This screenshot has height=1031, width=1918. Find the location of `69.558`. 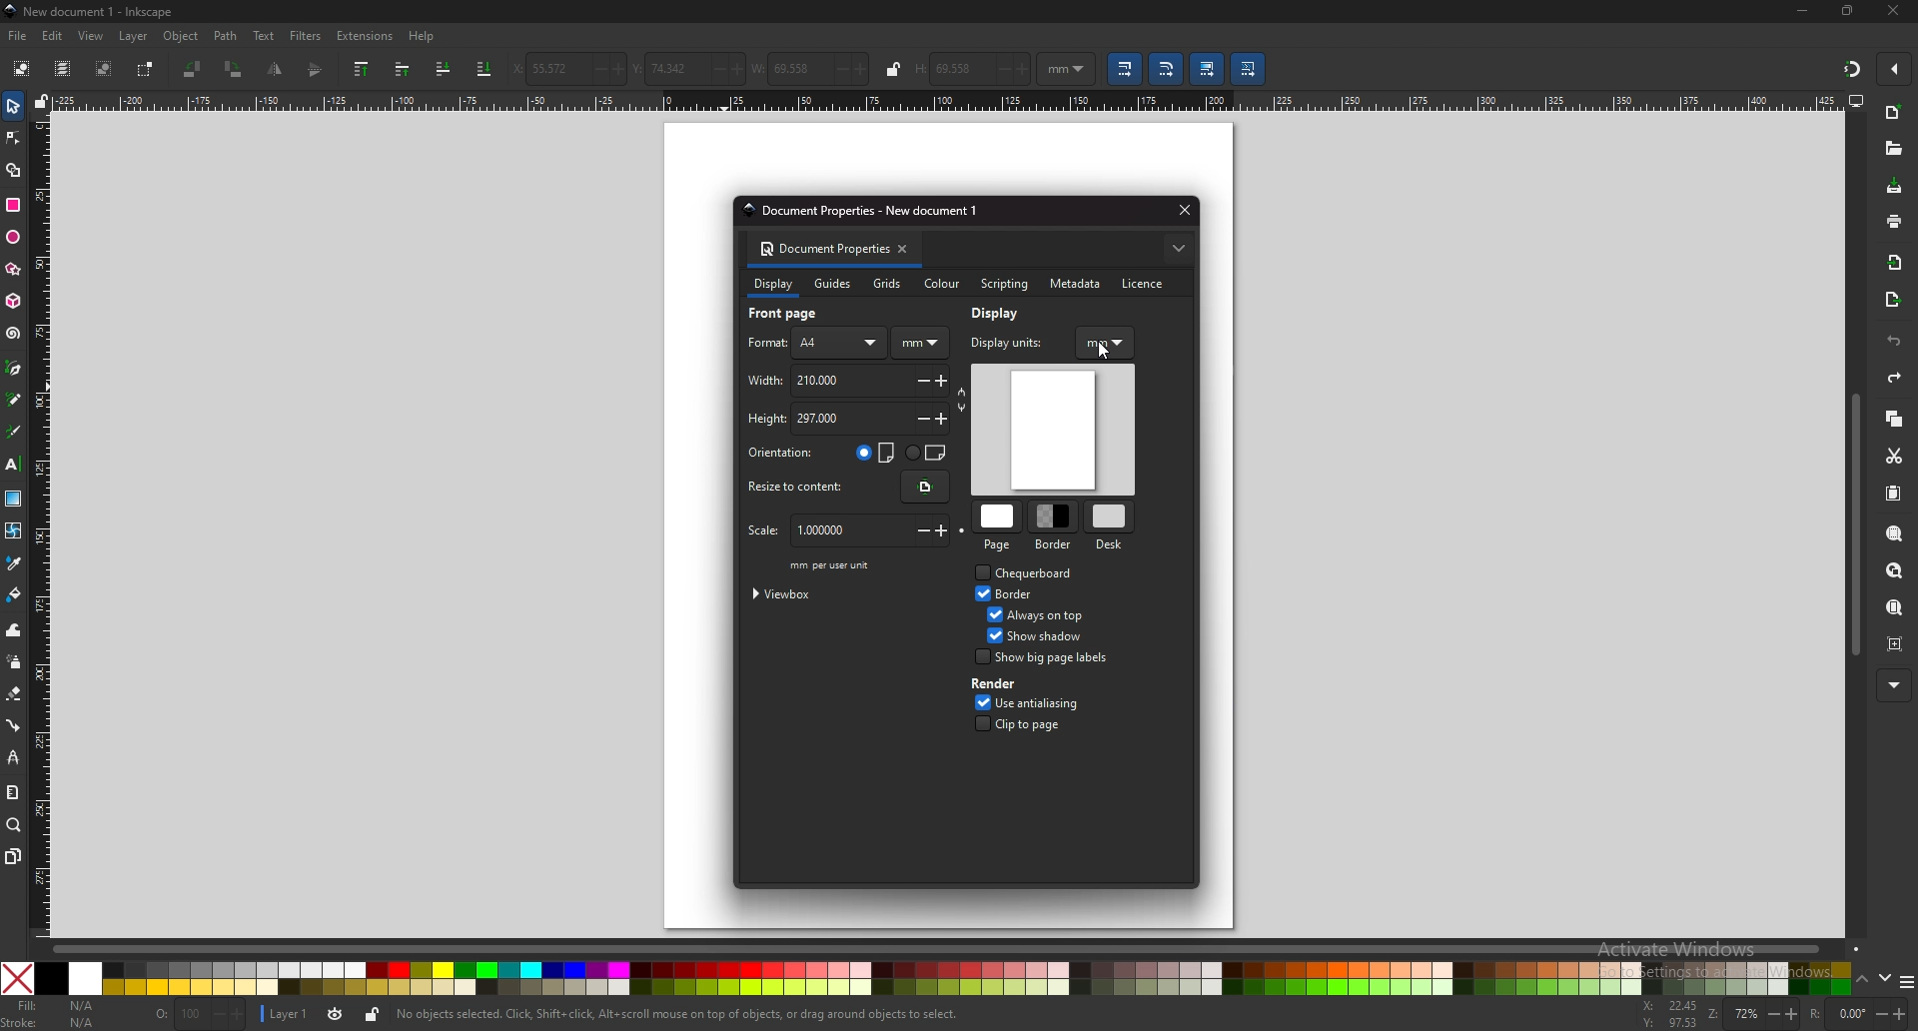

69.558 is located at coordinates (959, 70).